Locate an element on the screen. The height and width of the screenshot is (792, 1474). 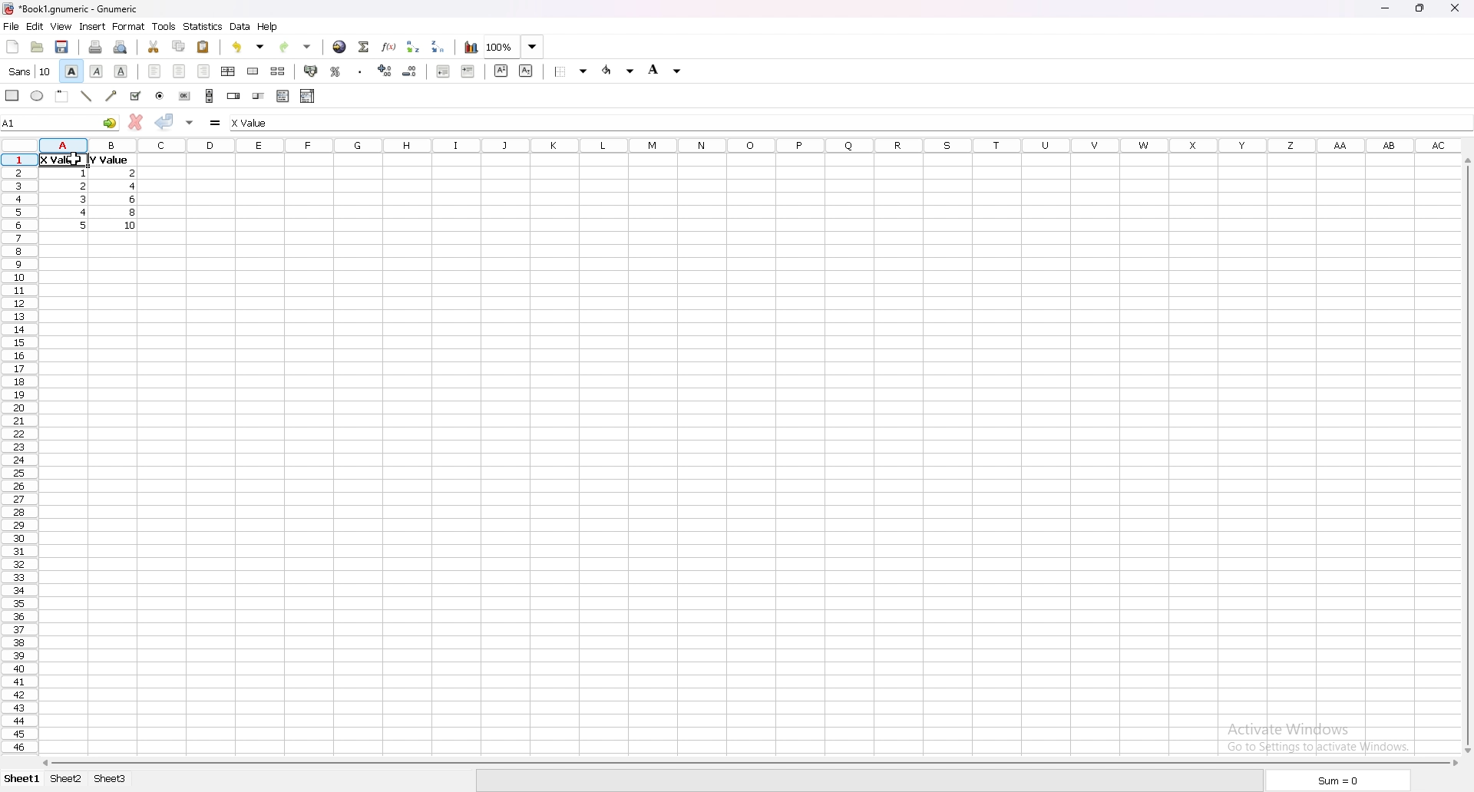
right align is located at coordinates (203, 71).